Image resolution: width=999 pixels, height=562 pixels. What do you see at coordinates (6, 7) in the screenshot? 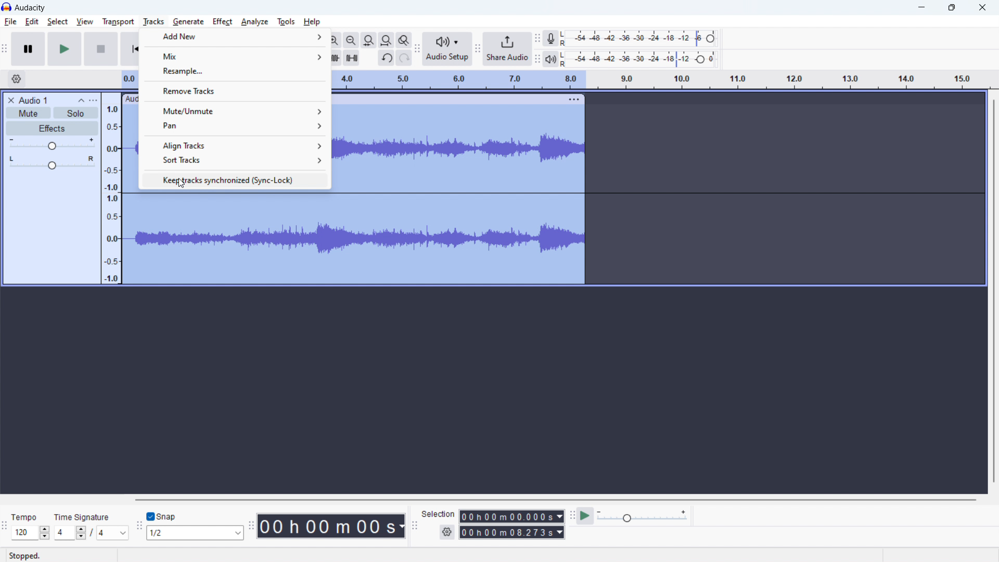
I see `logo` at bounding box center [6, 7].